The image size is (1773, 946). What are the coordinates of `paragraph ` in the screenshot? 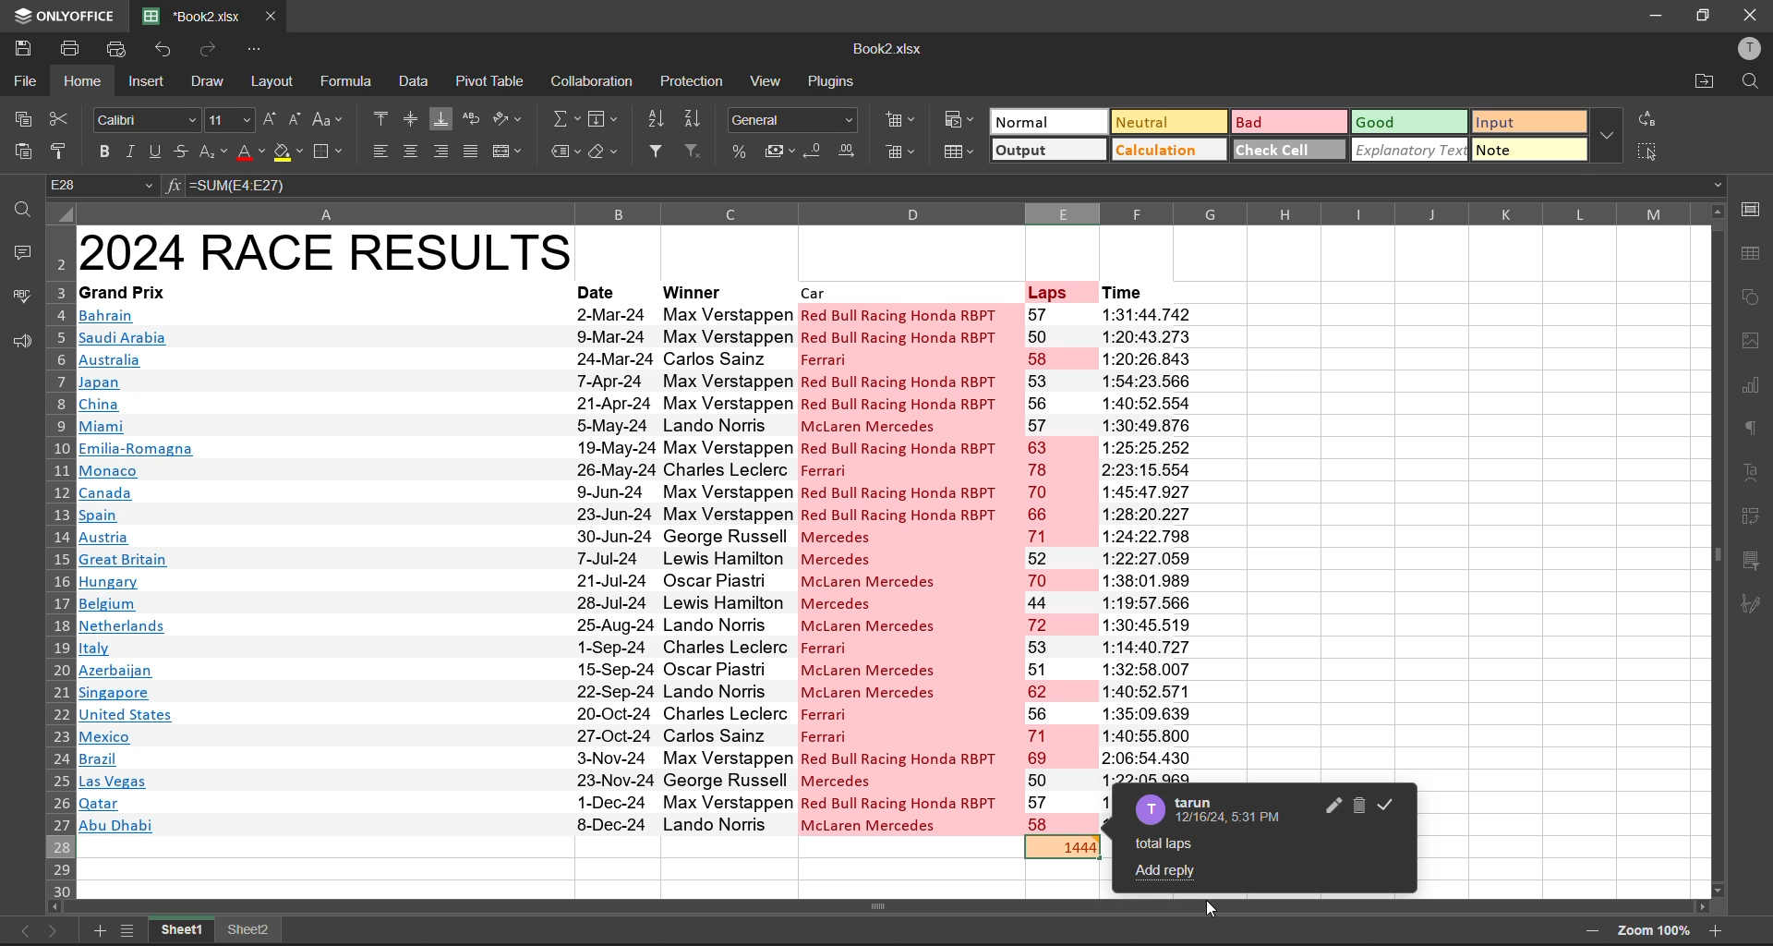 It's located at (1750, 431).